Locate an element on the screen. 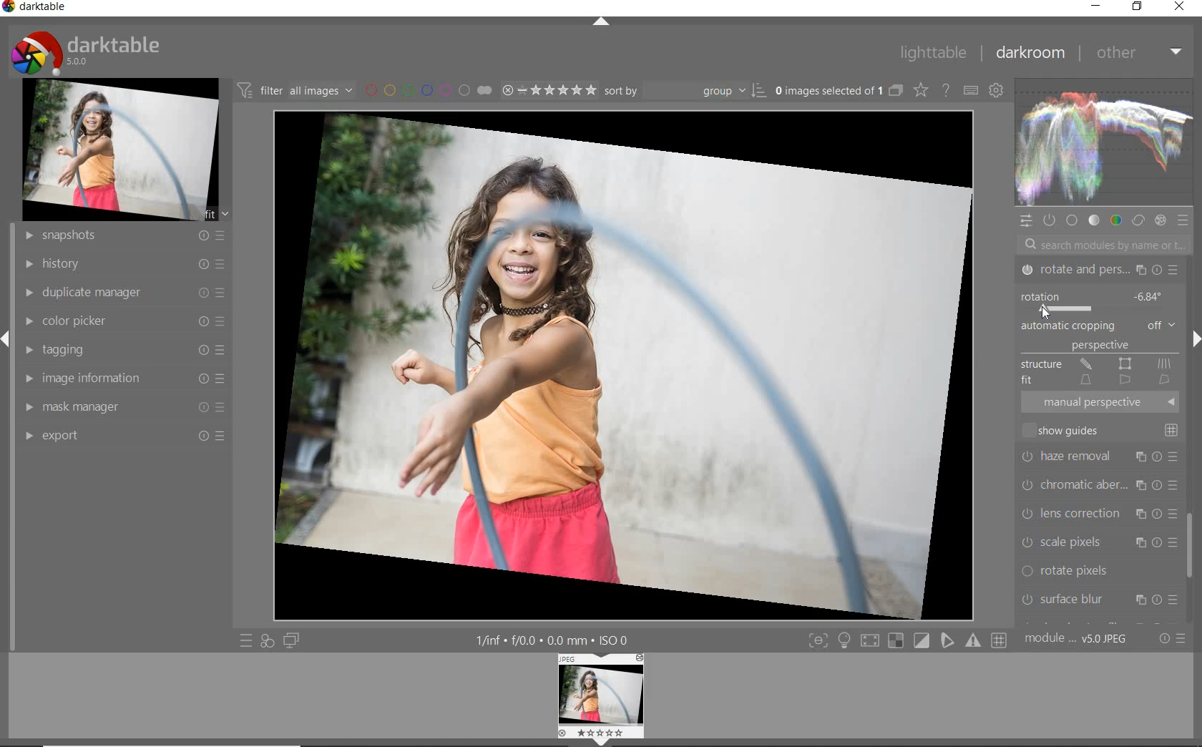 Image resolution: width=1202 pixels, height=747 pixels. scrollbar is located at coordinates (1192, 538).